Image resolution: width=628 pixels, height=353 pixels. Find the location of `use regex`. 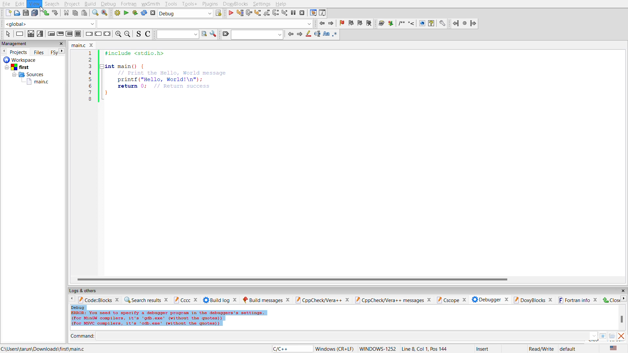

use regex is located at coordinates (337, 35).